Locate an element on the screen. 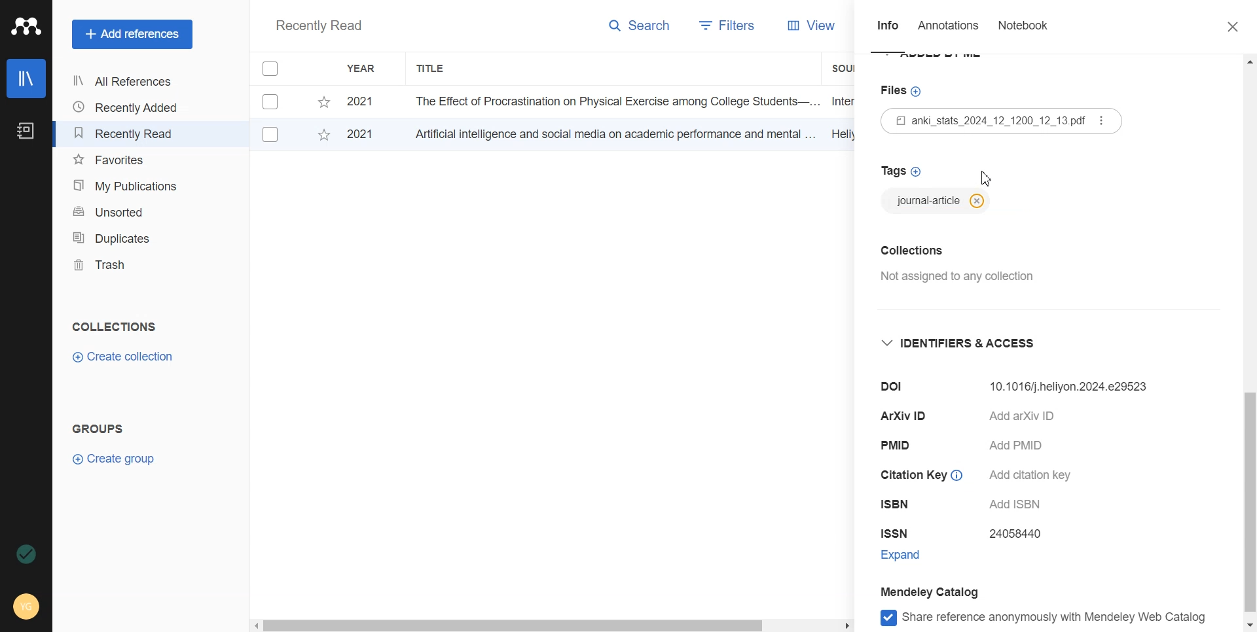 This screenshot has height=632, width=1257. Library is located at coordinates (27, 79).